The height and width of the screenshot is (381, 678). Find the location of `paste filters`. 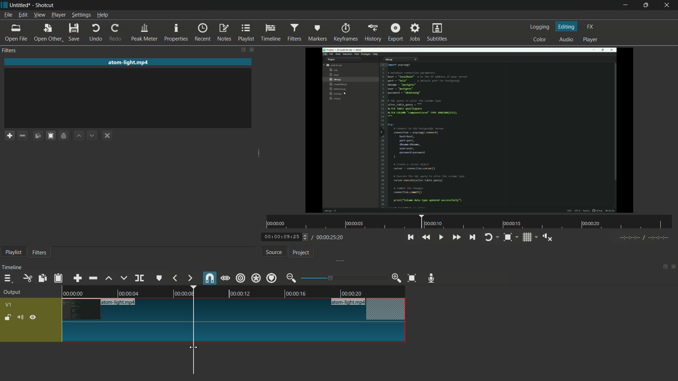

paste filters is located at coordinates (59, 278).